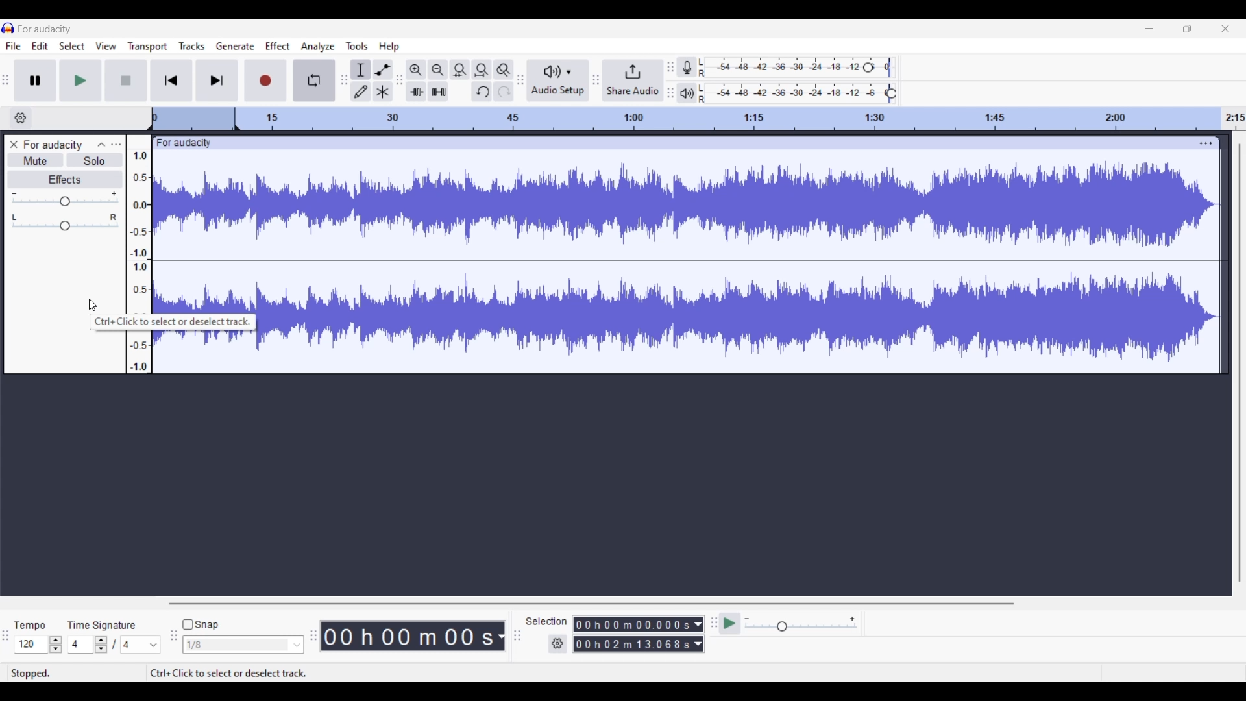 The width and height of the screenshot is (1246, 701). I want to click on Increase/Decrease time signature, so click(101, 645).